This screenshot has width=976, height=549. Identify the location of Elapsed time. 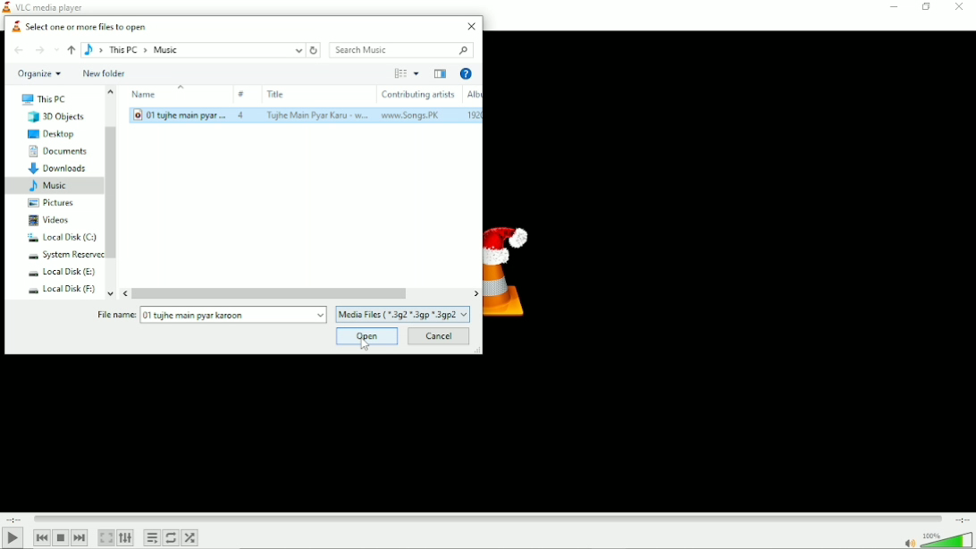
(13, 519).